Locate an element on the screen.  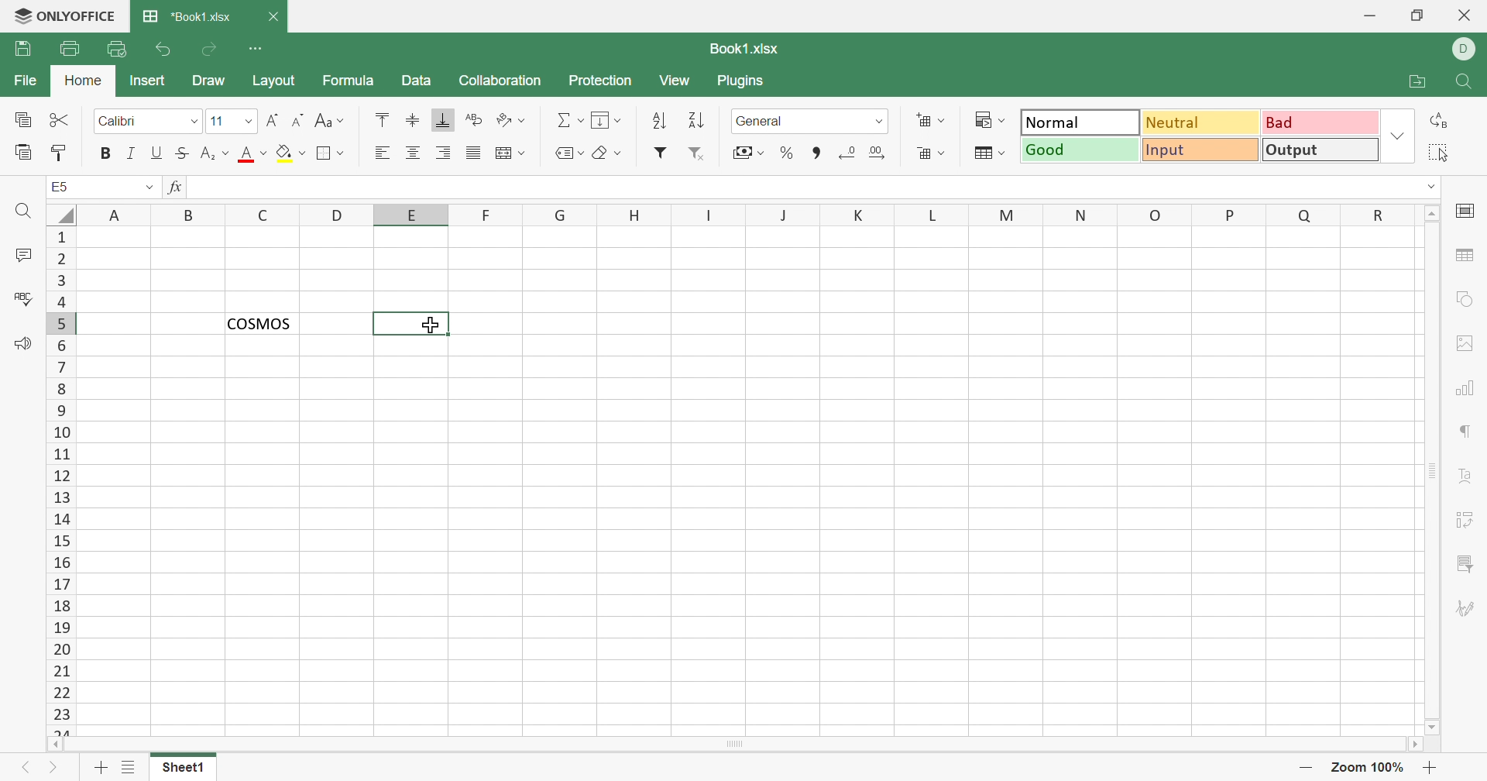
Text art settings is located at coordinates (1463, 475).